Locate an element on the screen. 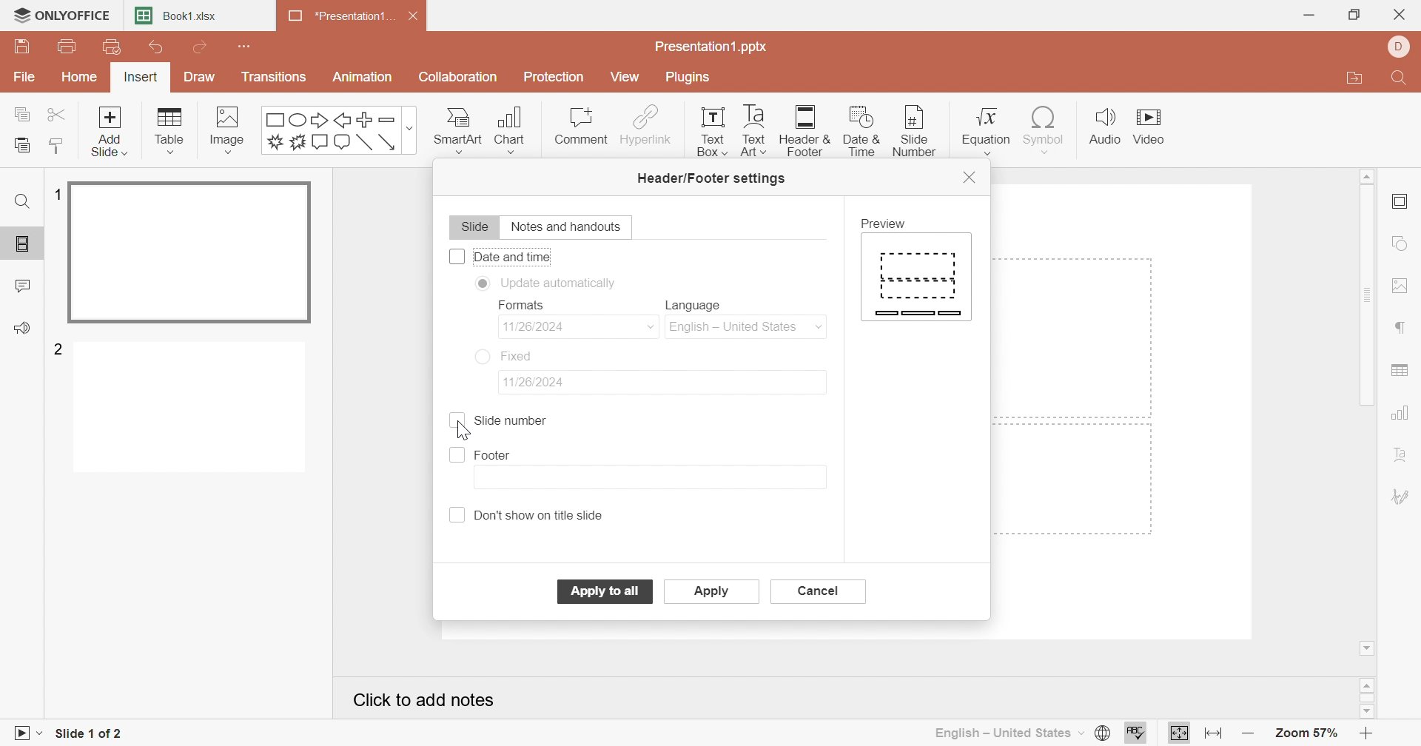 The image size is (1421, 746). Apply is located at coordinates (713, 593).